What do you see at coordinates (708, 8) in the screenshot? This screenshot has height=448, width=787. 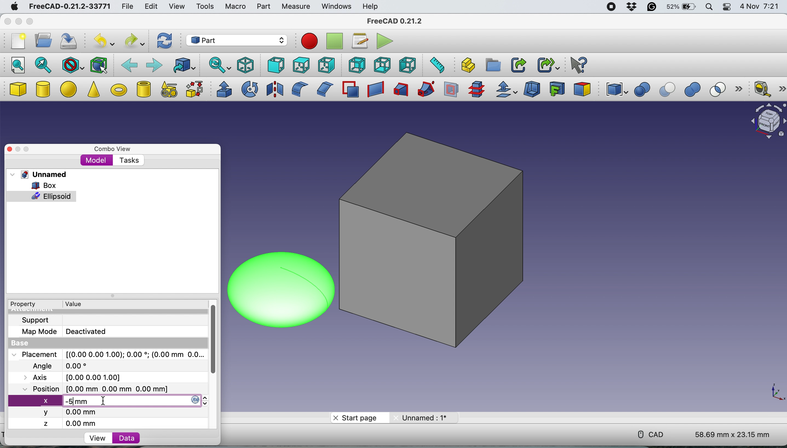 I see `spotlight search` at bounding box center [708, 8].